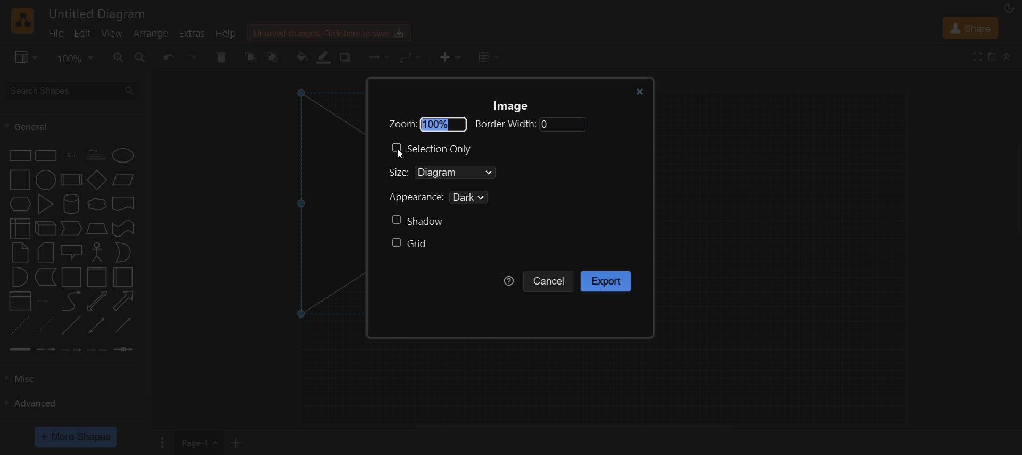  Describe the element at coordinates (468, 173) in the screenshot. I see `size` at that location.